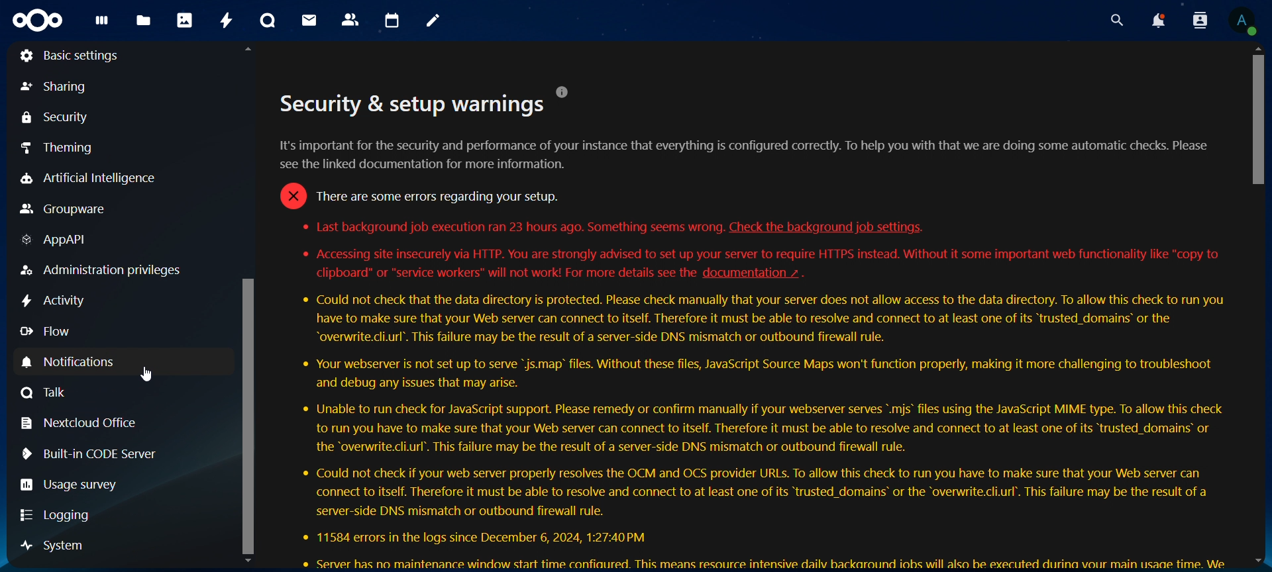 The height and width of the screenshot is (572, 1272). Describe the element at coordinates (49, 331) in the screenshot. I see `flow` at that location.